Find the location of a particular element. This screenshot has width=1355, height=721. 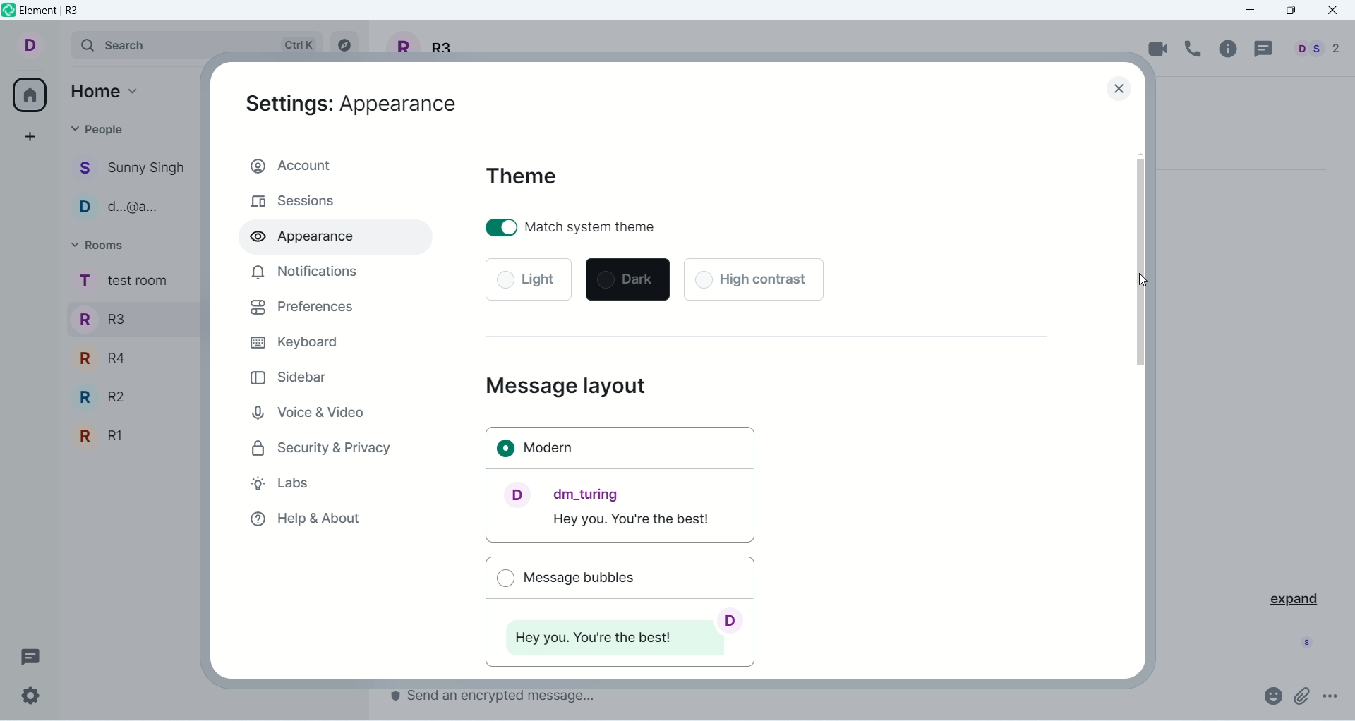

dark is located at coordinates (628, 279).